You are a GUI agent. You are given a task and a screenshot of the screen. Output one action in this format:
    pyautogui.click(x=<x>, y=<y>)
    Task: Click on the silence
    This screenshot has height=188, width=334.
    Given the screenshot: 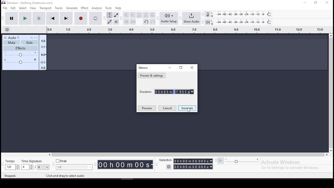 What is the action you would take?
    pyautogui.click(x=144, y=68)
    